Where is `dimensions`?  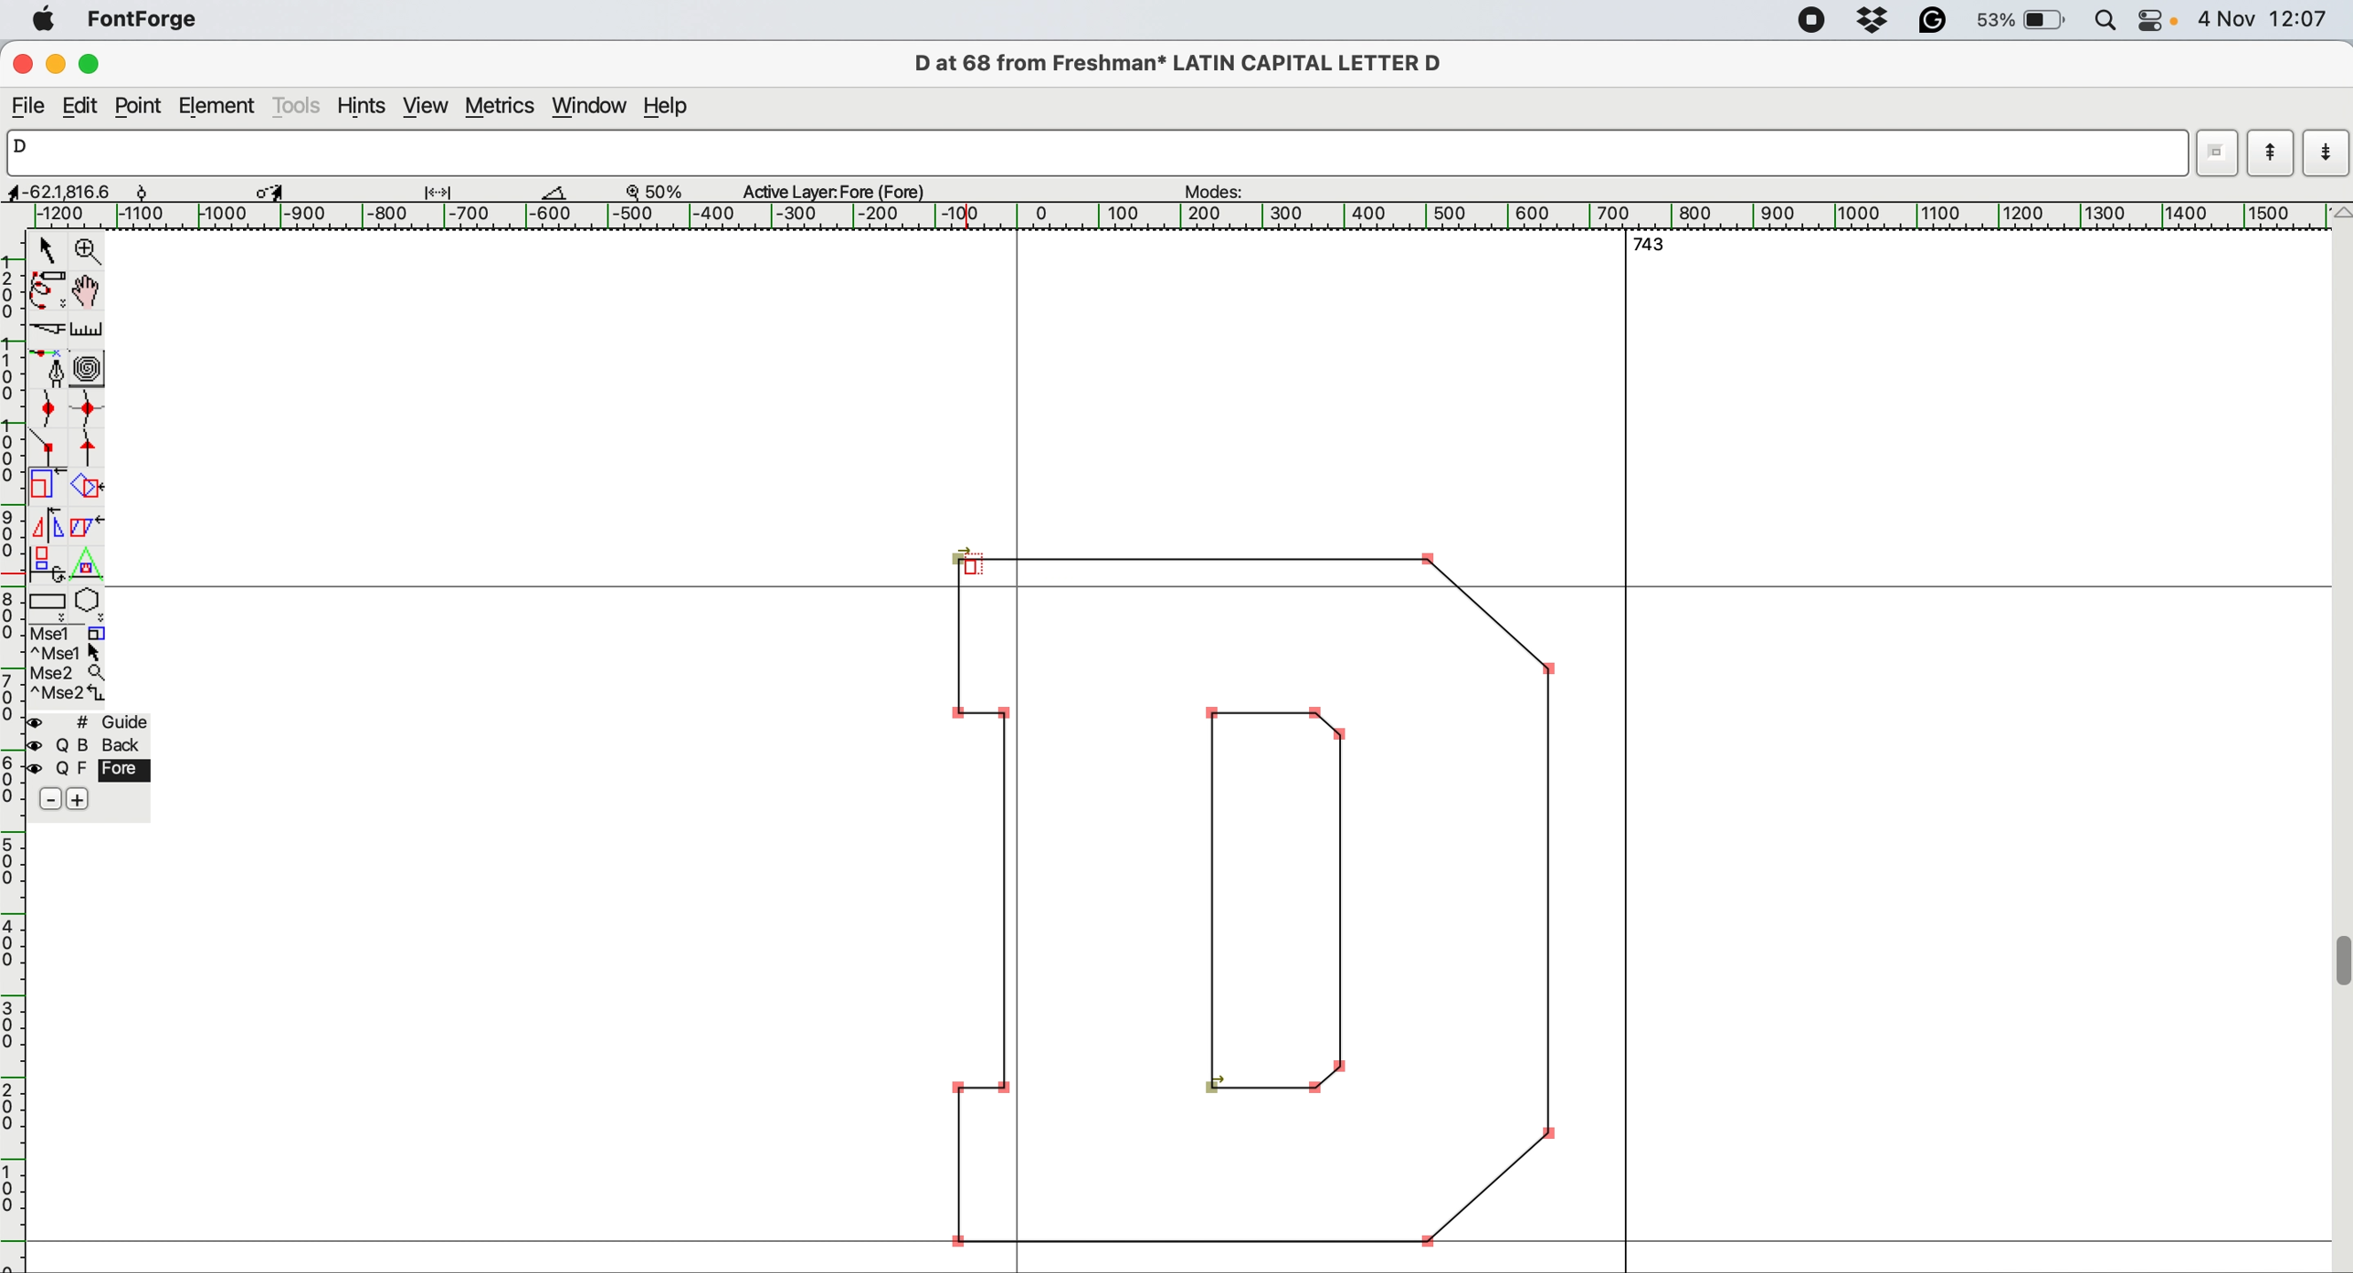
dimensions is located at coordinates (237, 186).